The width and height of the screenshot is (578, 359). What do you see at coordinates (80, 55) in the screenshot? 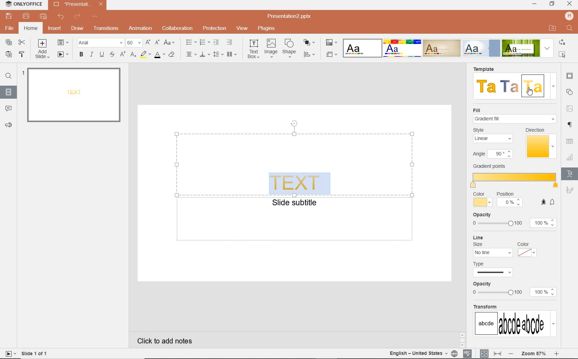
I see `BOLD` at bounding box center [80, 55].